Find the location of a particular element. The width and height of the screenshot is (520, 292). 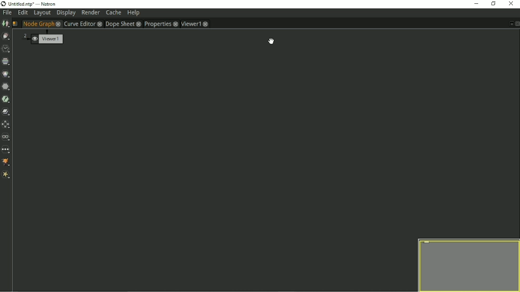

Transform is located at coordinates (7, 125).